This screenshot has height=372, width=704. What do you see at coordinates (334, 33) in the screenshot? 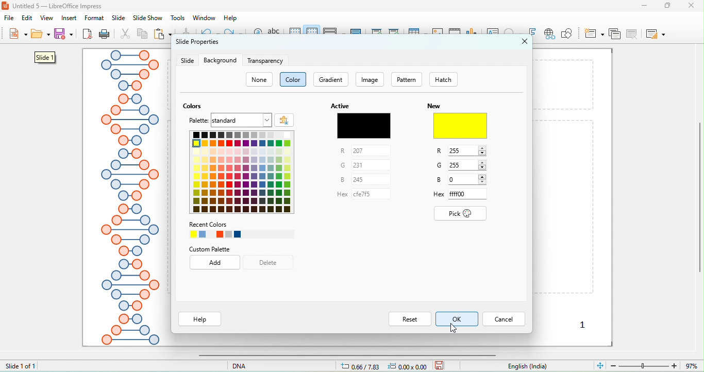
I see `display views` at bounding box center [334, 33].